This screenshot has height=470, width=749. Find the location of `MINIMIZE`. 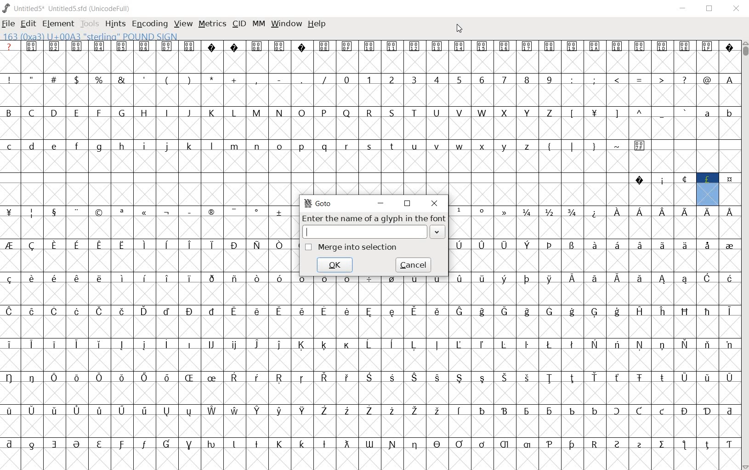

MINIMIZE is located at coordinates (684, 8).